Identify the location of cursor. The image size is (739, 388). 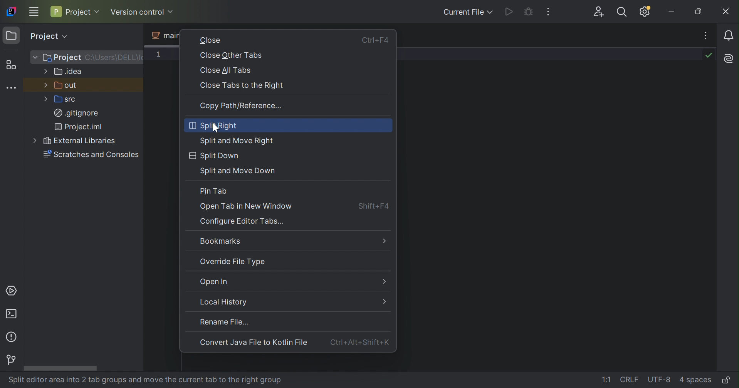
(214, 127).